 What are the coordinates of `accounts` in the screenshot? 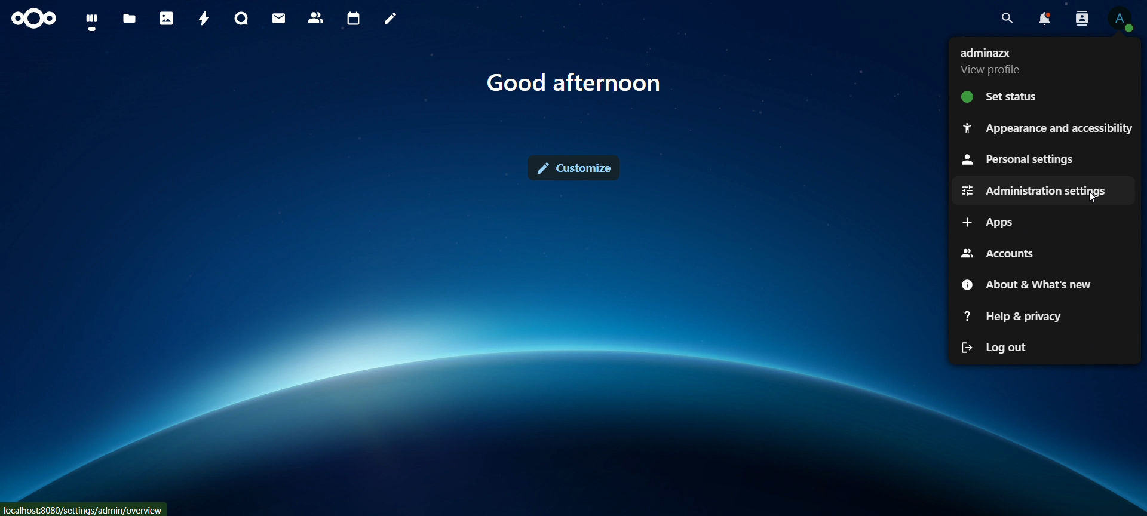 It's located at (994, 253).